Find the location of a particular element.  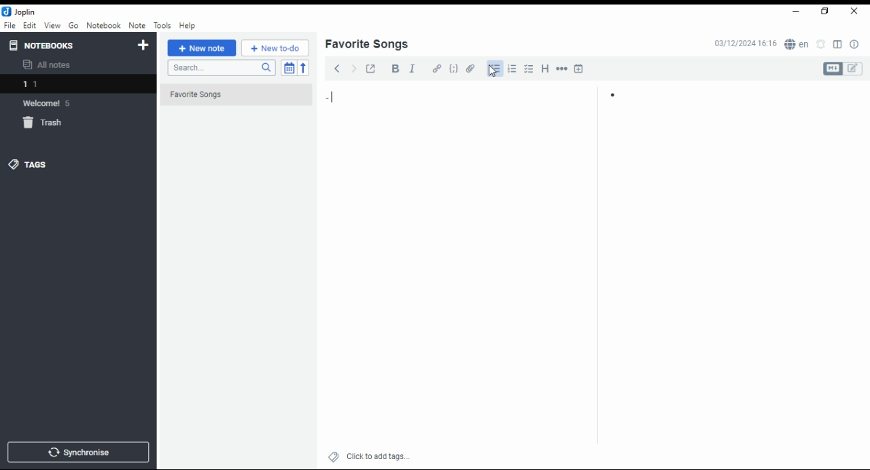

toggle editors is located at coordinates (843, 69).